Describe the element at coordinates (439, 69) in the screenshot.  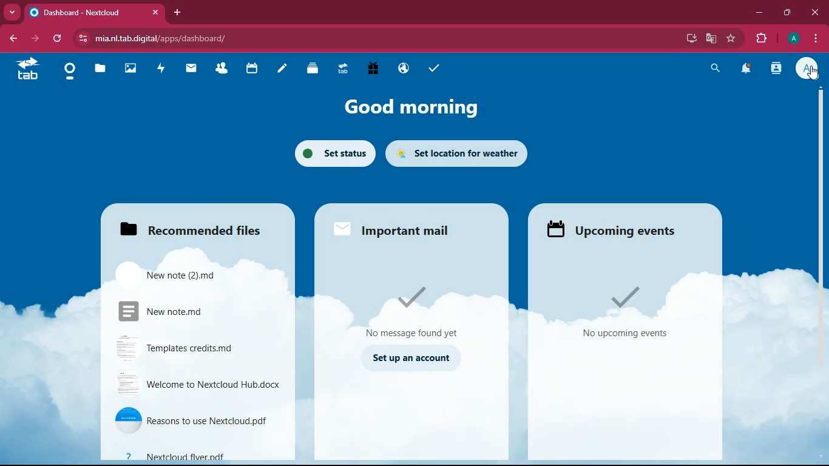
I see `tasks` at that location.